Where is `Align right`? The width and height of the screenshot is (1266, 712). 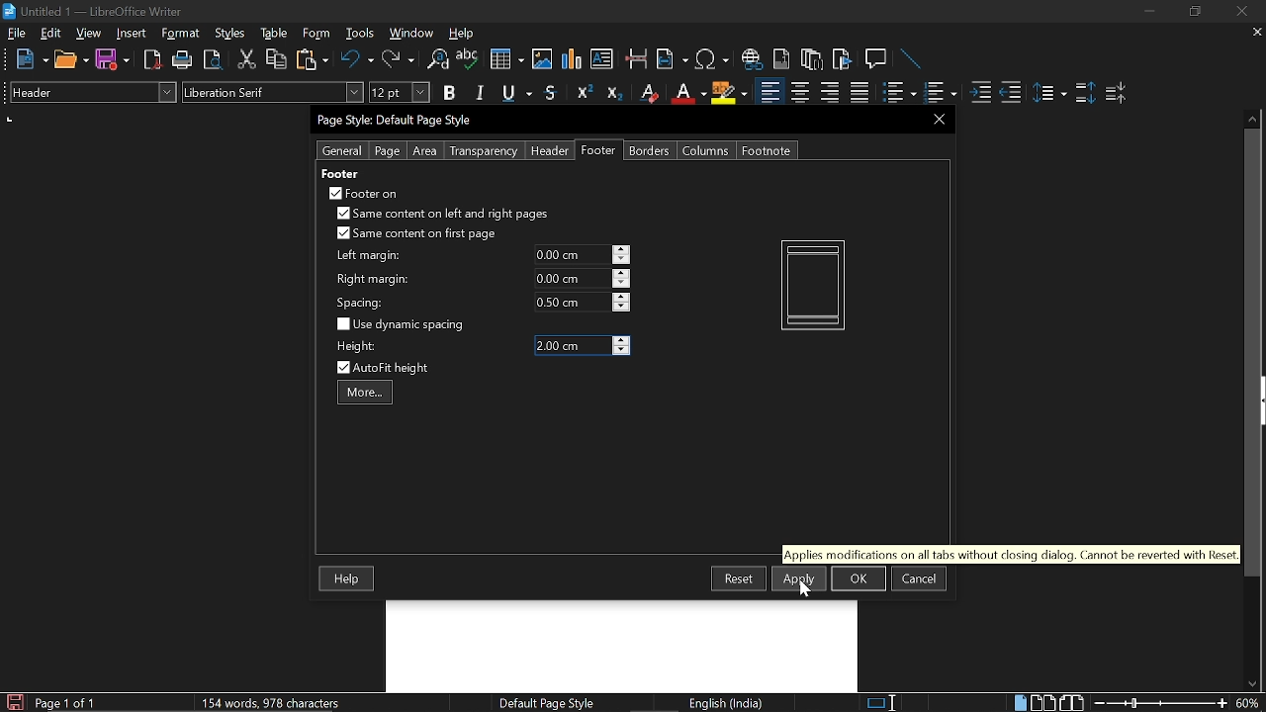 Align right is located at coordinates (832, 92).